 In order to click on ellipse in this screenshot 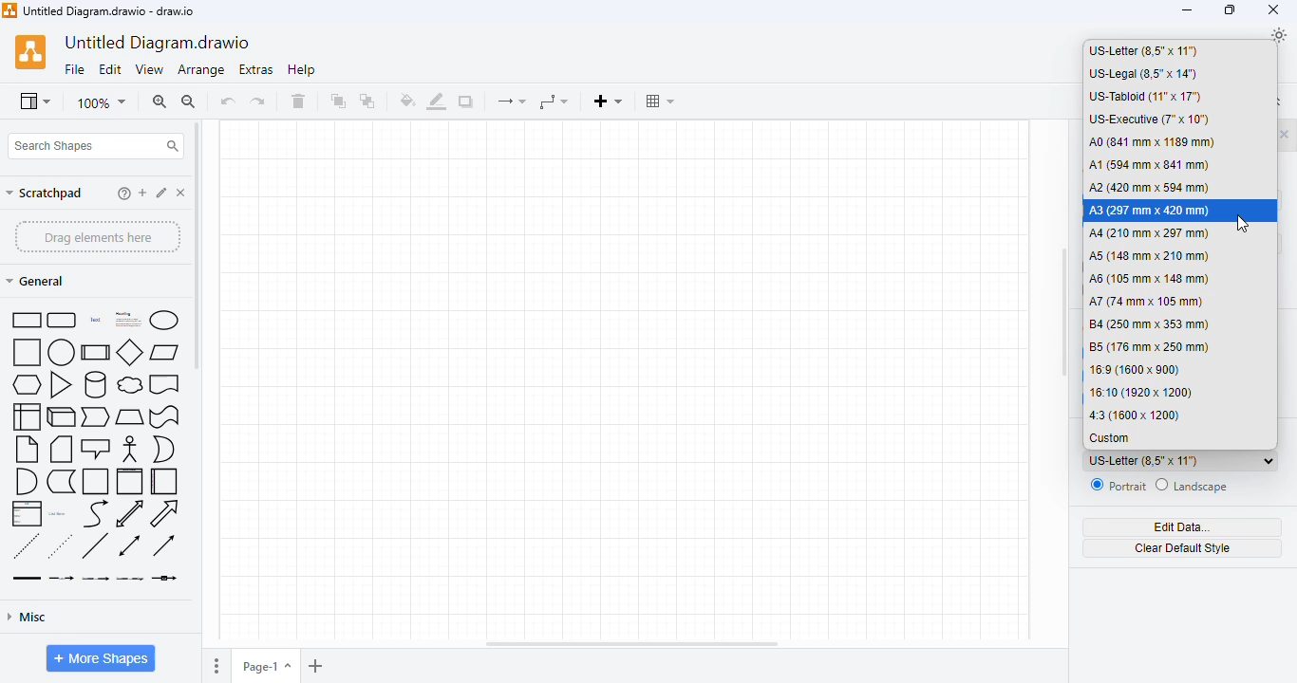, I will do `click(163, 320)`.